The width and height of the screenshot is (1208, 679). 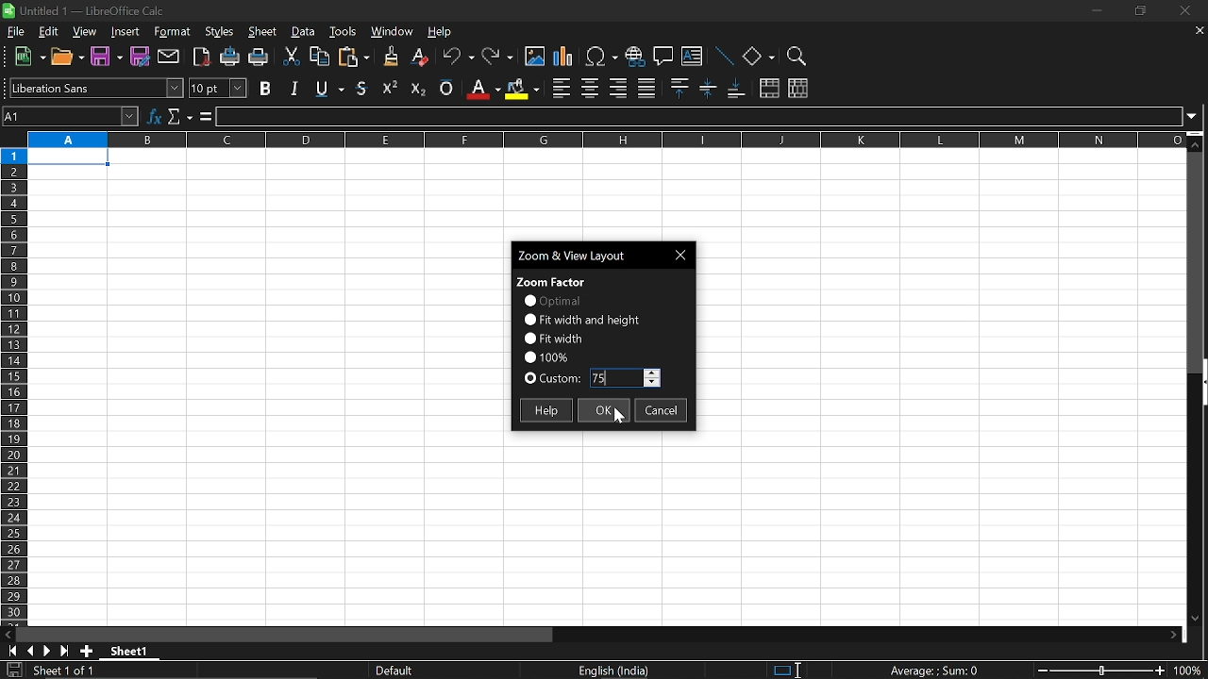 I want to click on restore down, so click(x=1138, y=12).